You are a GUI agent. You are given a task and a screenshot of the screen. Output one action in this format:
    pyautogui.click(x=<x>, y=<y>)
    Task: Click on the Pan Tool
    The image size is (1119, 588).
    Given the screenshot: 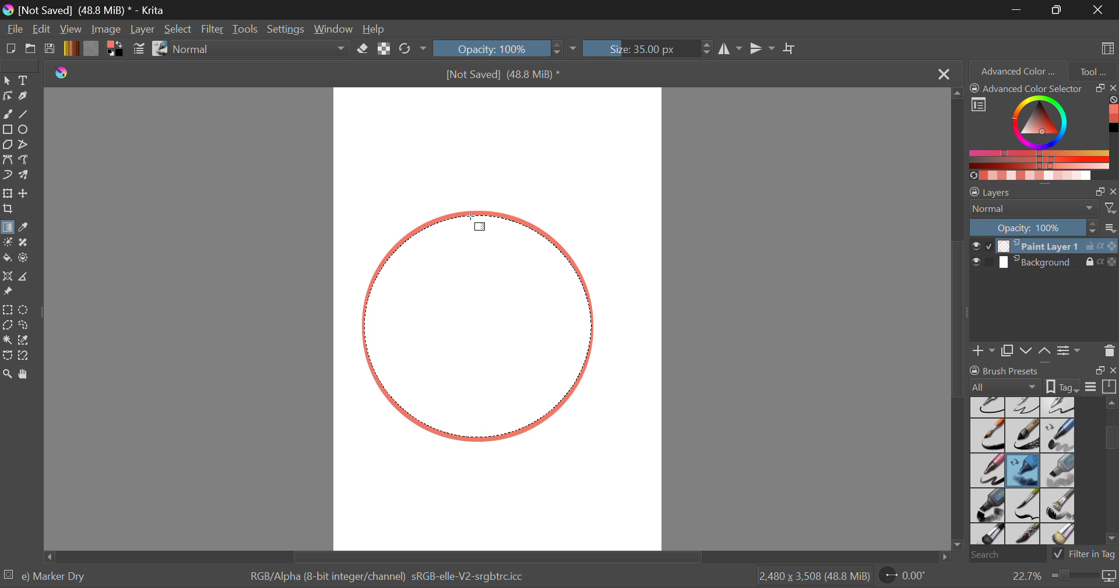 What is the action you would take?
    pyautogui.click(x=26, y=374)
    